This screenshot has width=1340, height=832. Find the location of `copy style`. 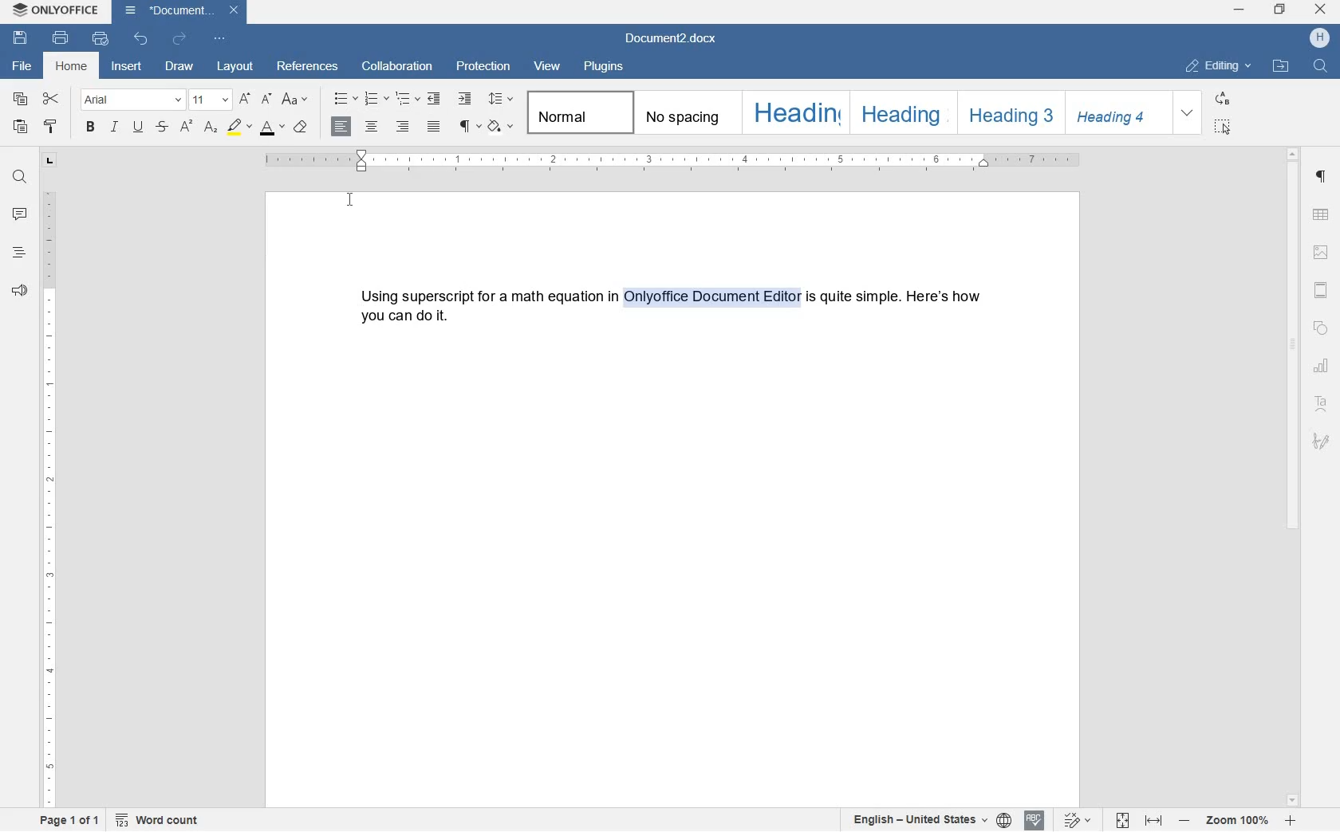

copy style is located at coordinates (50, 128).